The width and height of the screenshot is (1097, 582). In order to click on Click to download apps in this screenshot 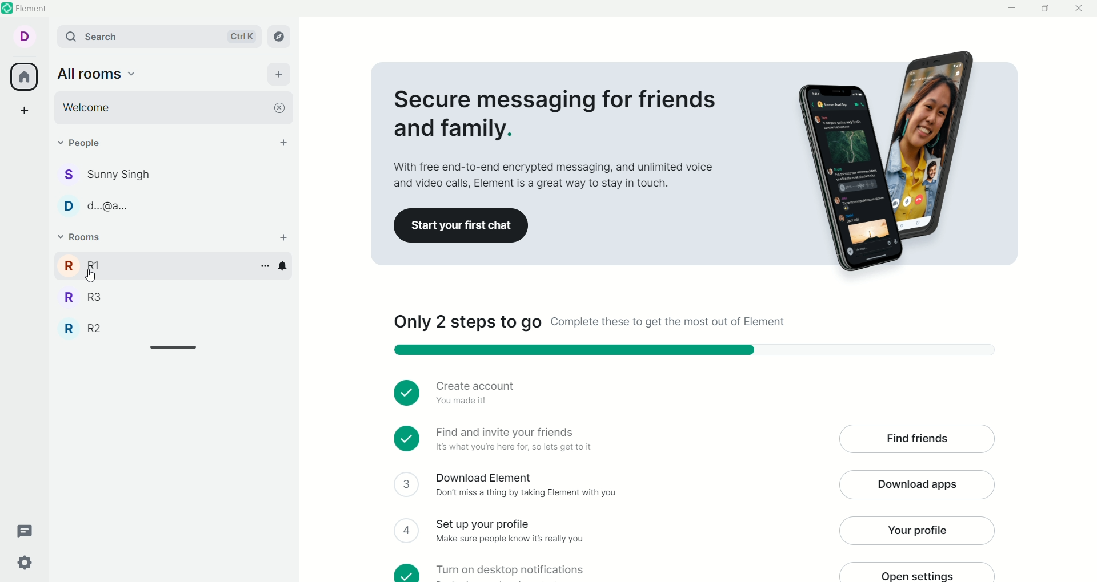, I will do `click(916, 485)`.